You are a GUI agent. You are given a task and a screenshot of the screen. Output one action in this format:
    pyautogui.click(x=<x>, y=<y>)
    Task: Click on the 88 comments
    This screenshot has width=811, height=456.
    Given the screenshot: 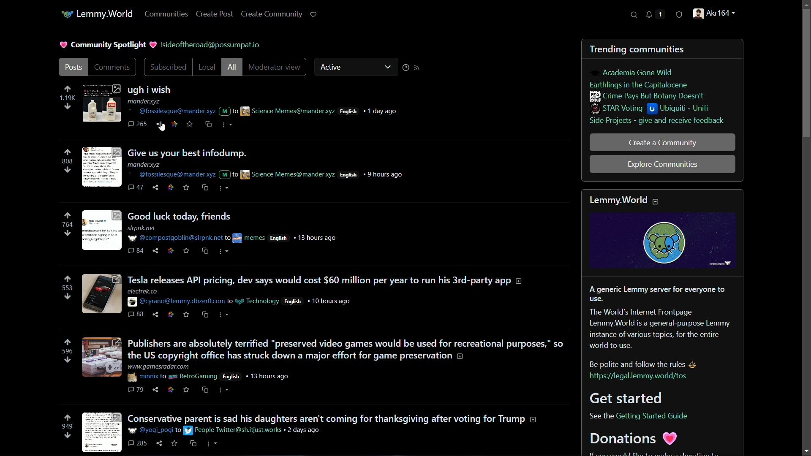 What is the action you would take?
    pyautogui.click(x=136, y=315)
    